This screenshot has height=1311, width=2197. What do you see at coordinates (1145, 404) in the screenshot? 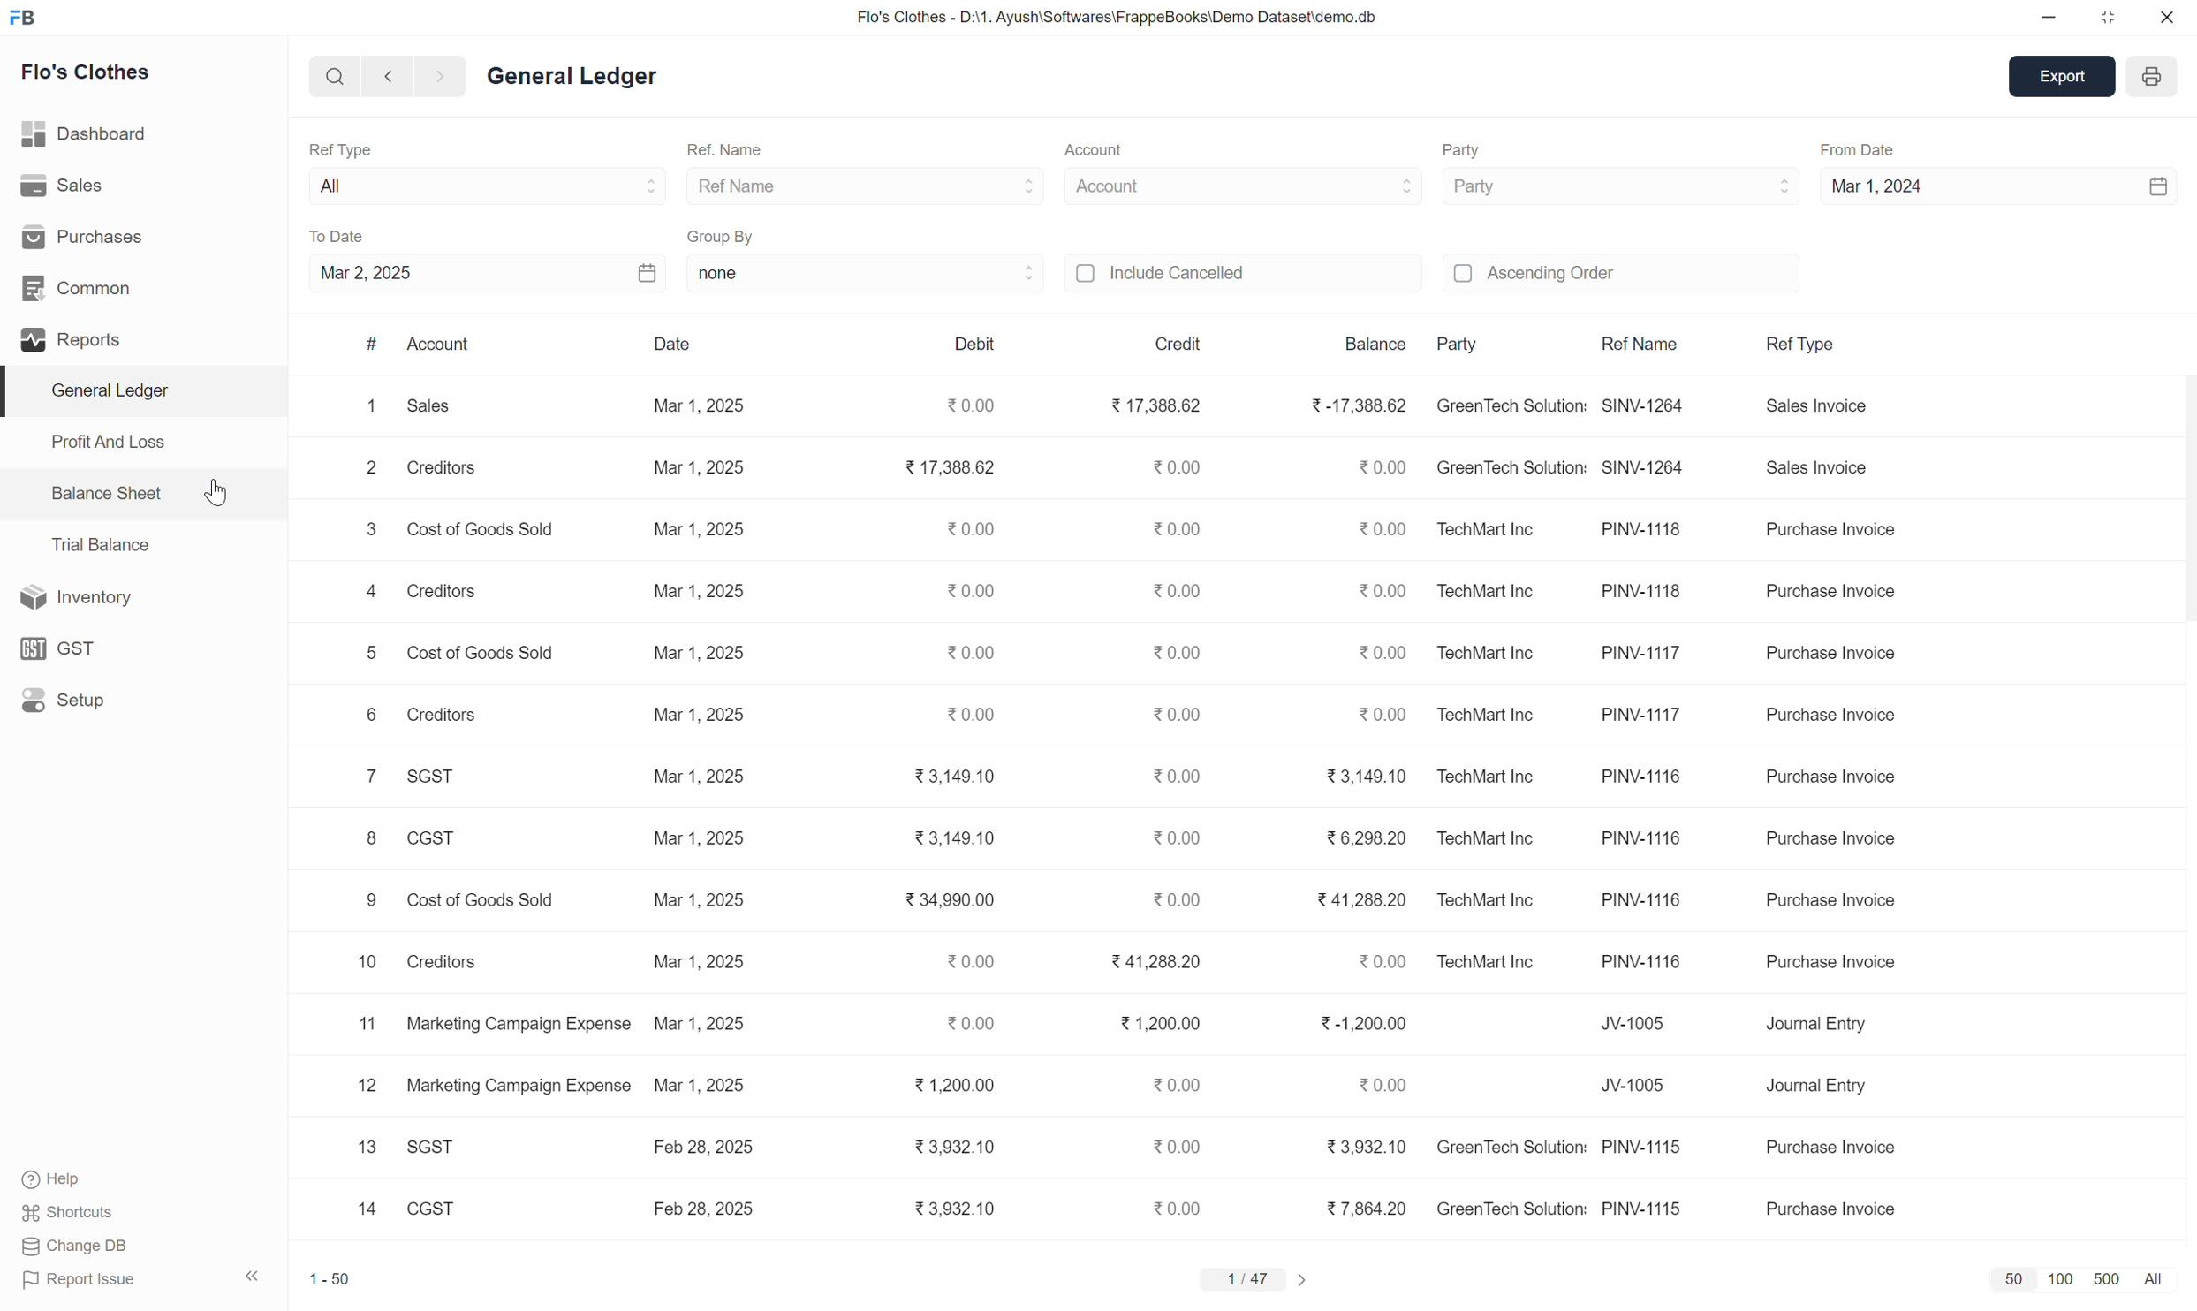
I see `17,388.62` at bounding box center [1145, 404].